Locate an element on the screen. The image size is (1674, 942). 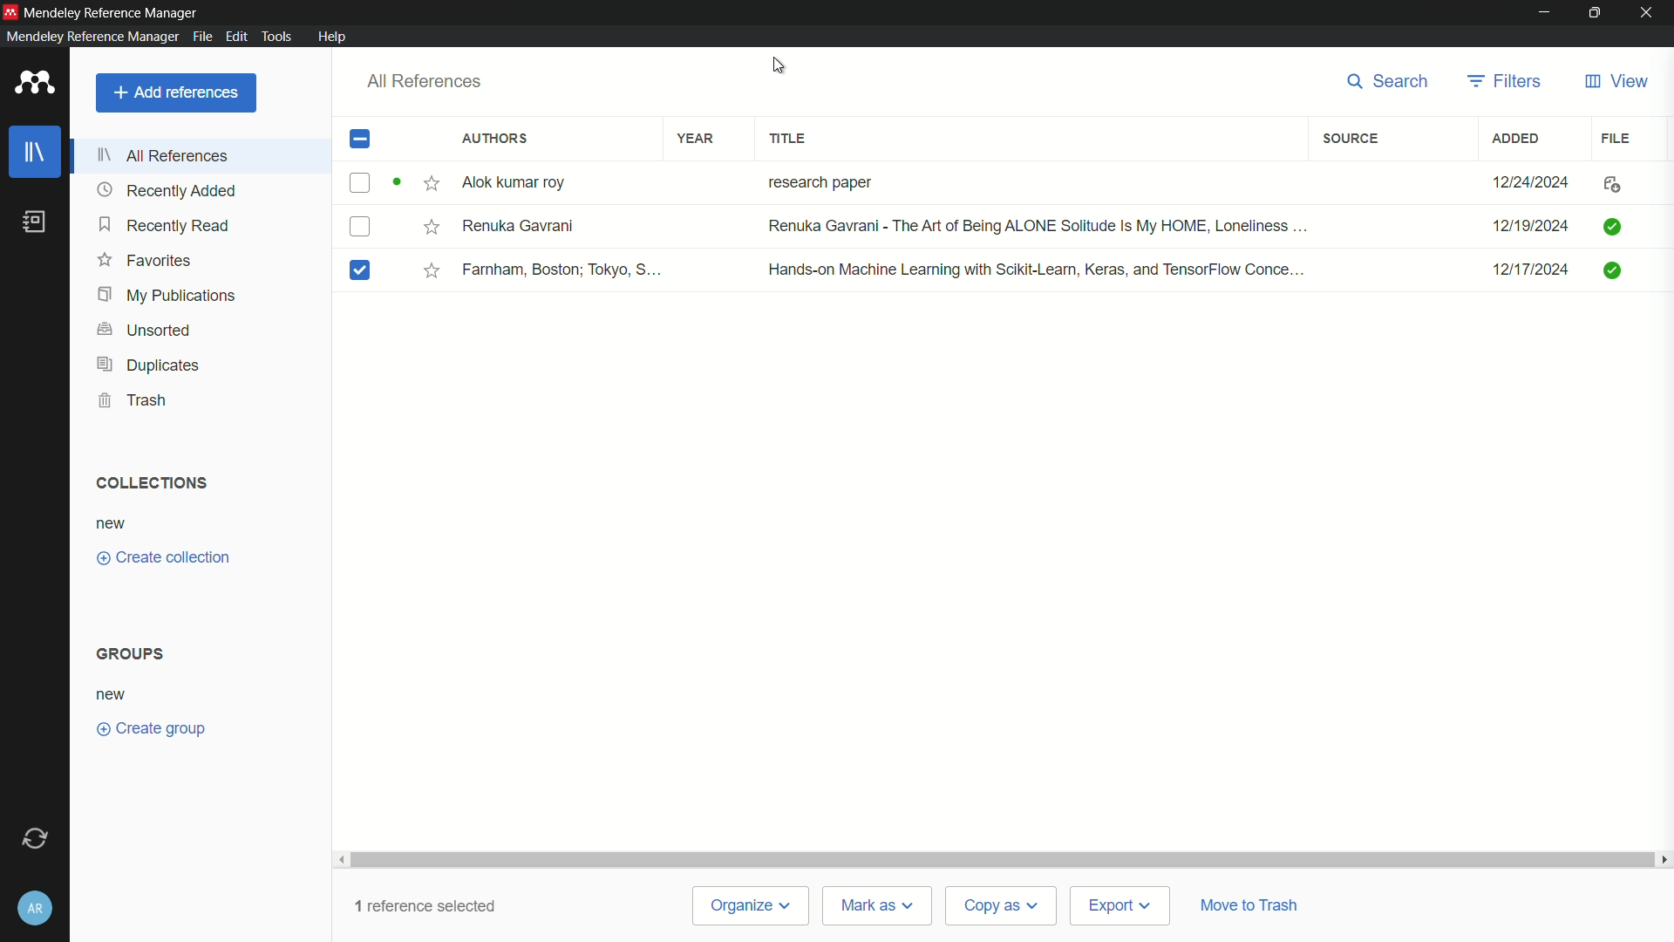
year is located at coordinates (697, 138).